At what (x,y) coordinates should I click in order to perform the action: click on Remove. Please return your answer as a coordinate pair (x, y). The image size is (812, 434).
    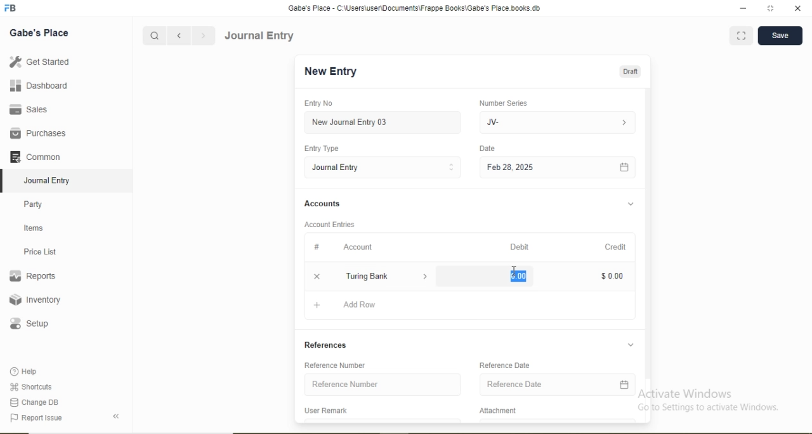
    Looking at the image, I should click on (317, 277).